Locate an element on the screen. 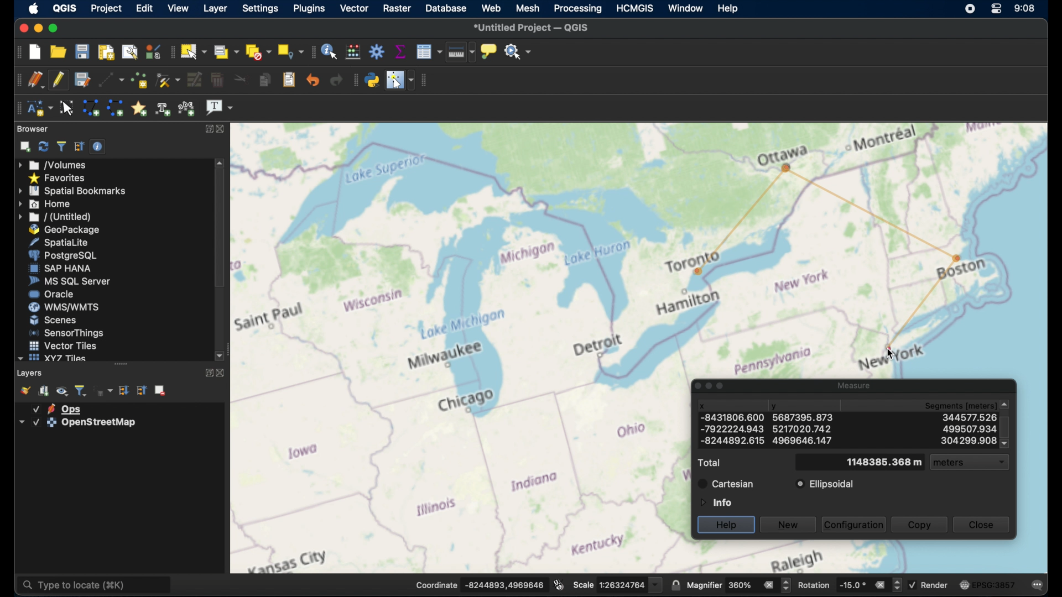  processing is located at coordinates (578, 9).